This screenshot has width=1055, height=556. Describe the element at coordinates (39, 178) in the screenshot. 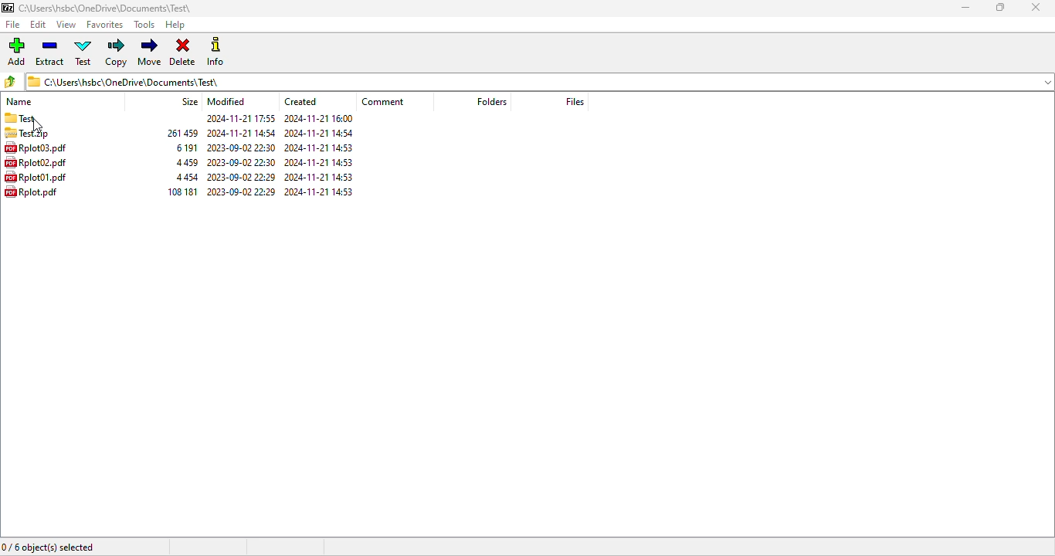

I see `@E Rplot01.pdf` at that location.